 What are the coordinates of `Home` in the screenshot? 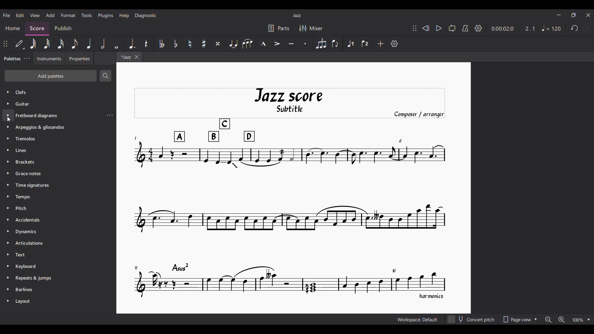 It's located at (13, 29).